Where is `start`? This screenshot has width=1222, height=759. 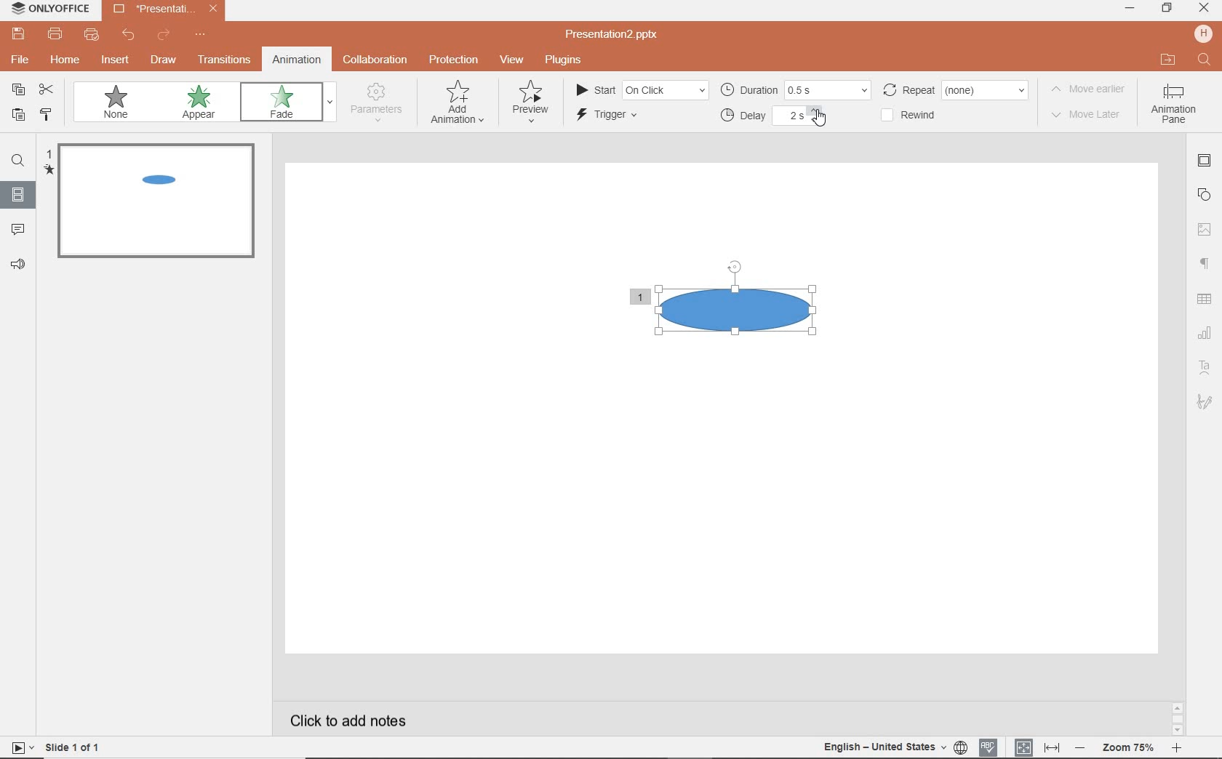
start is located at coordinates (641, 91).